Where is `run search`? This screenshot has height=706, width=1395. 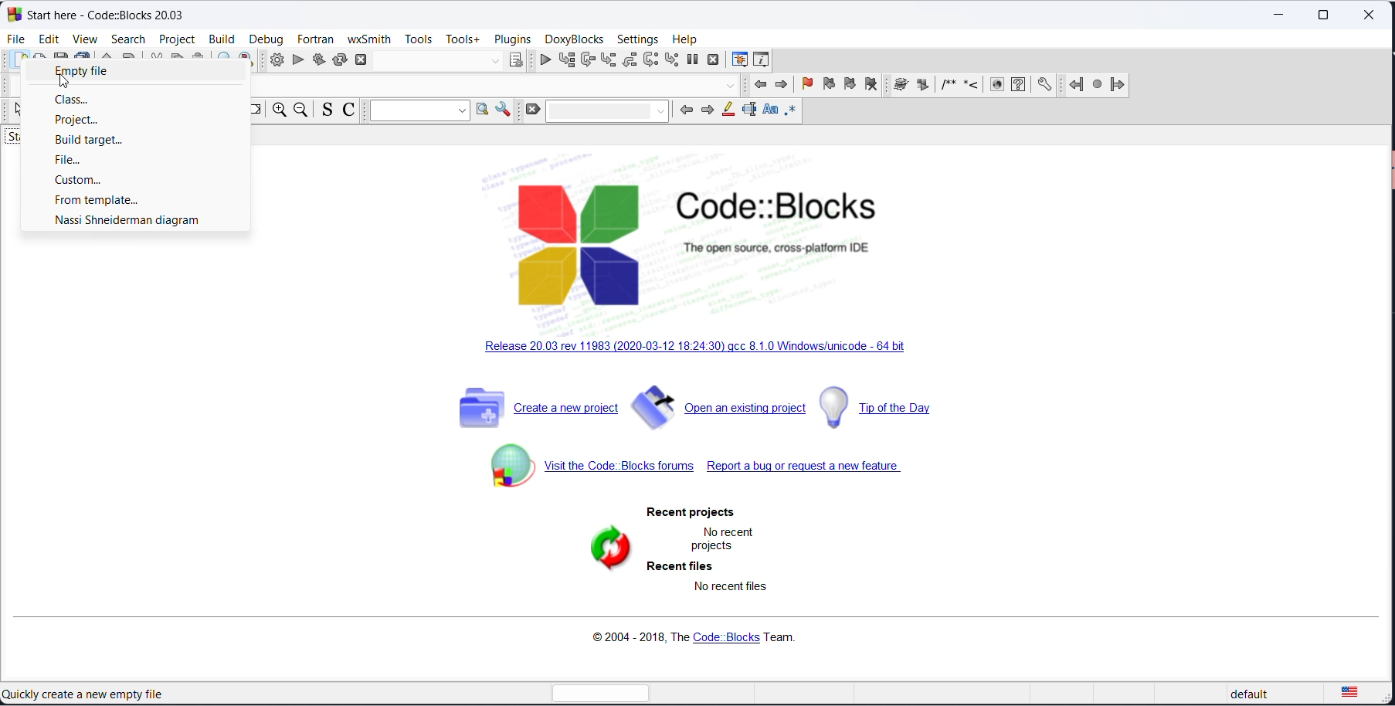
run search is located at coordinates (481, 111).